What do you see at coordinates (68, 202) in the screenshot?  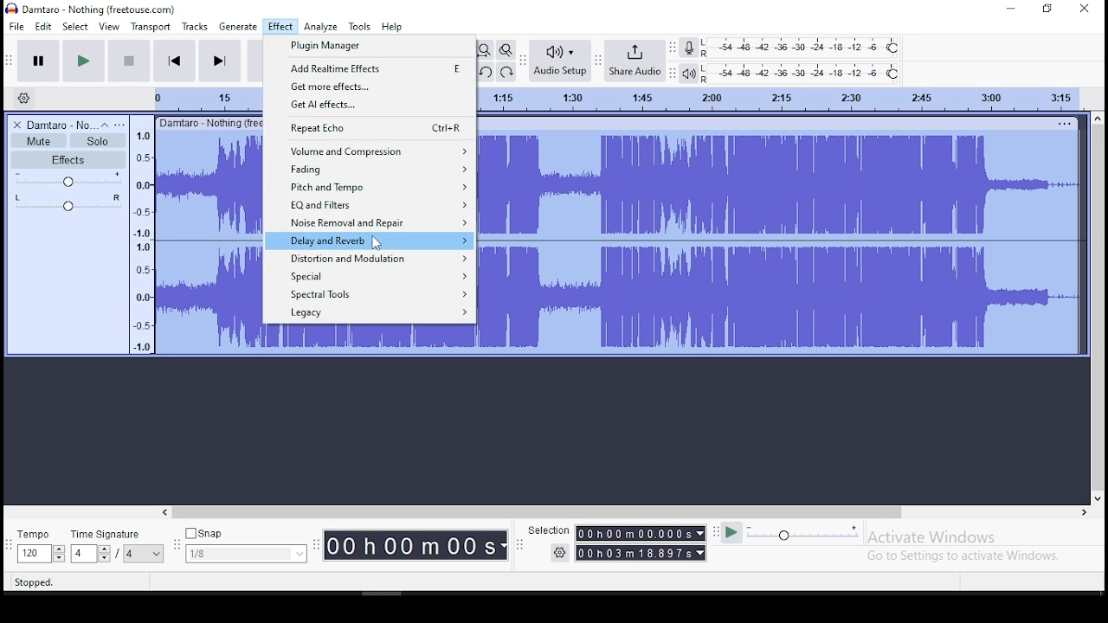 I see `pan` at bounding box center [68, 202].